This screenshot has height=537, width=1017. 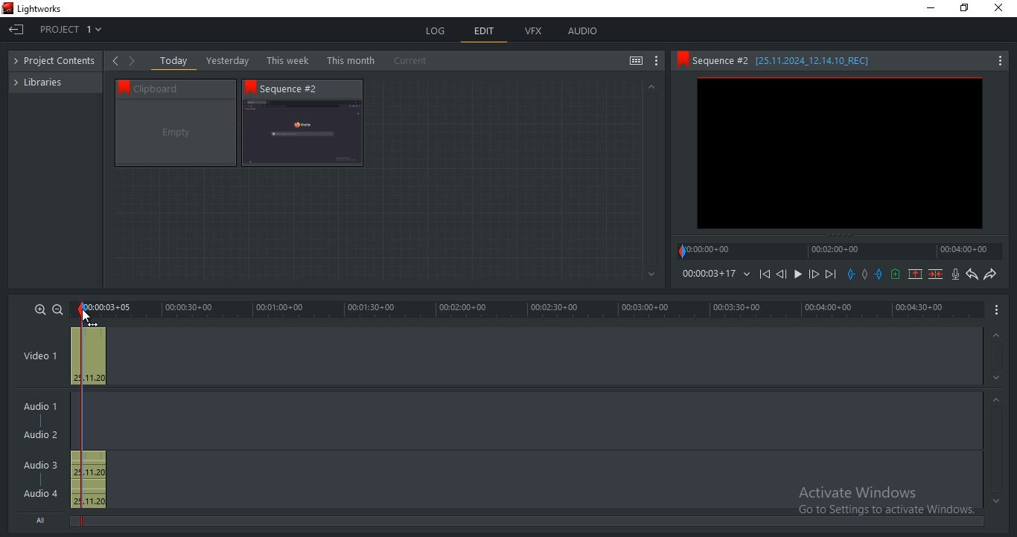 I want to click on Audio 1, so click(x=37, y=408).